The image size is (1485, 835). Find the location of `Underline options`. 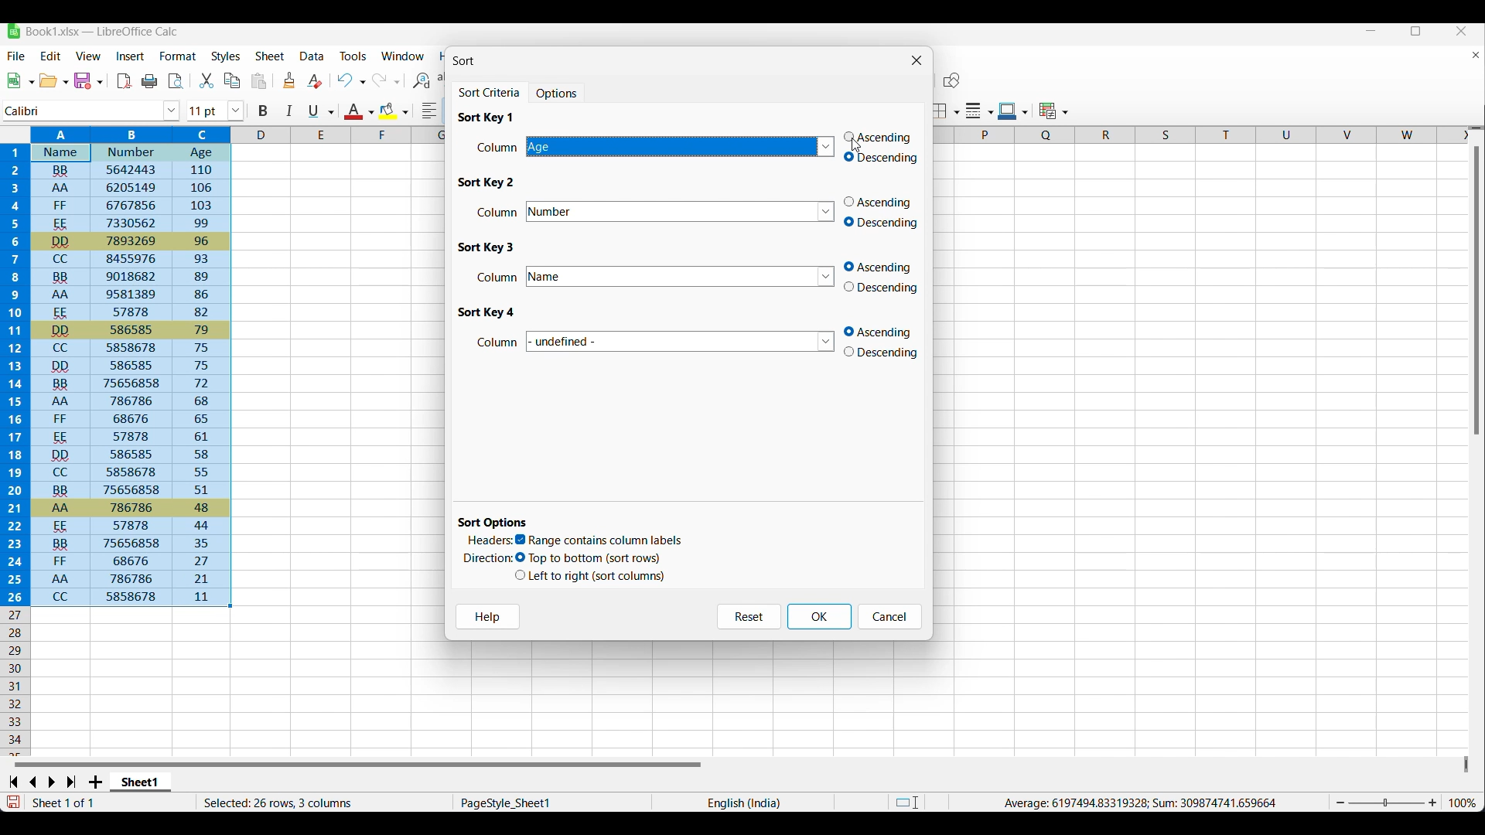

Underline options is located at coordinates (321, 111).